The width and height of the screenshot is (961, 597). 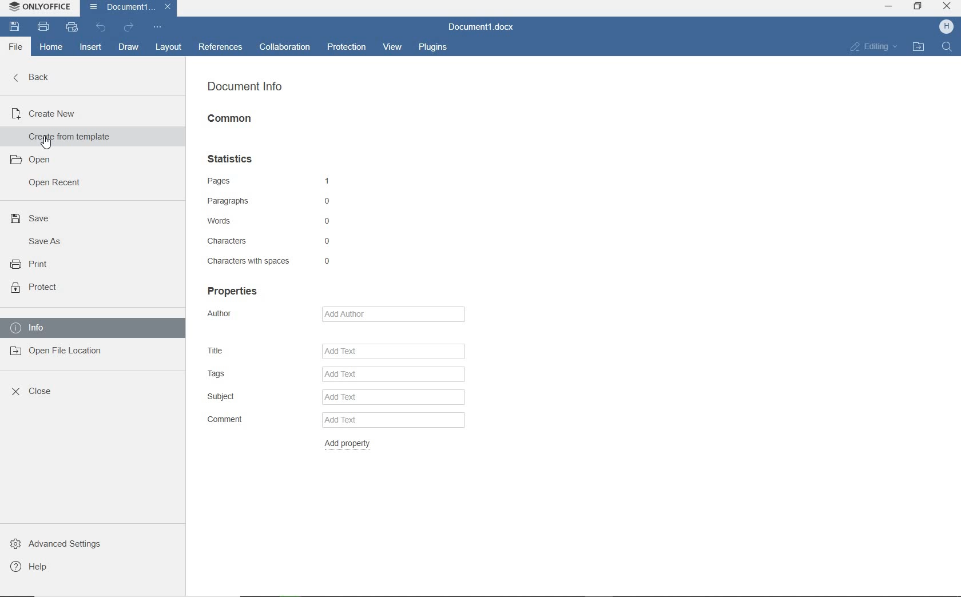 What do you see at coordinates (346, 46) in the screenshot?
I see `protection` at bounding box center [346, 46].